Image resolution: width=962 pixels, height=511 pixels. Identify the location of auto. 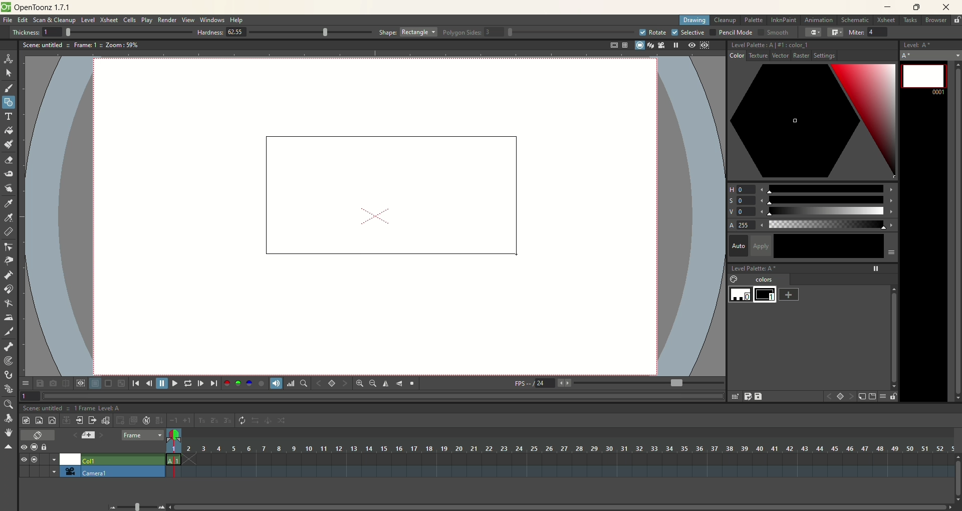
(738, 245).